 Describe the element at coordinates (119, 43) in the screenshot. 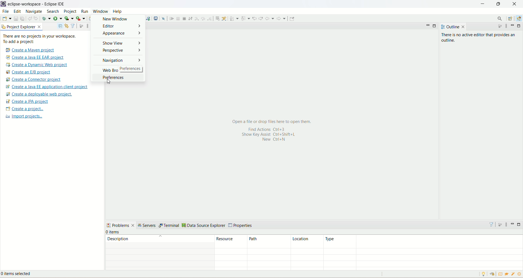

I see `show view` at that location.